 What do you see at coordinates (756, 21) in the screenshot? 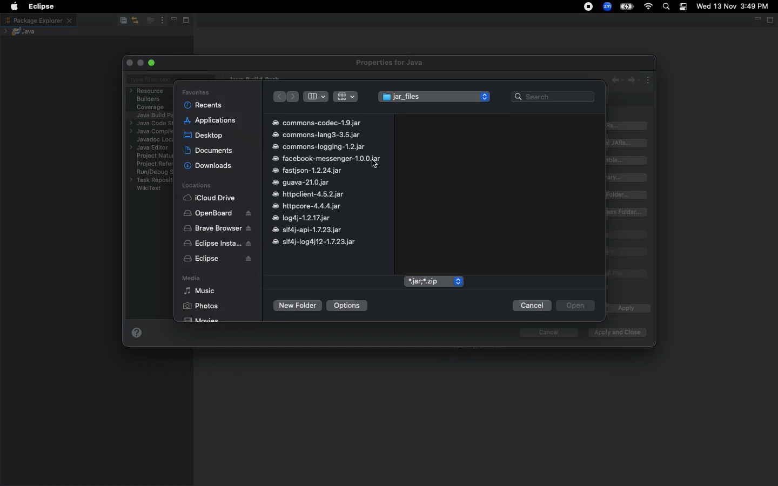
I see `Minimize` at bounding box center [756, 21].